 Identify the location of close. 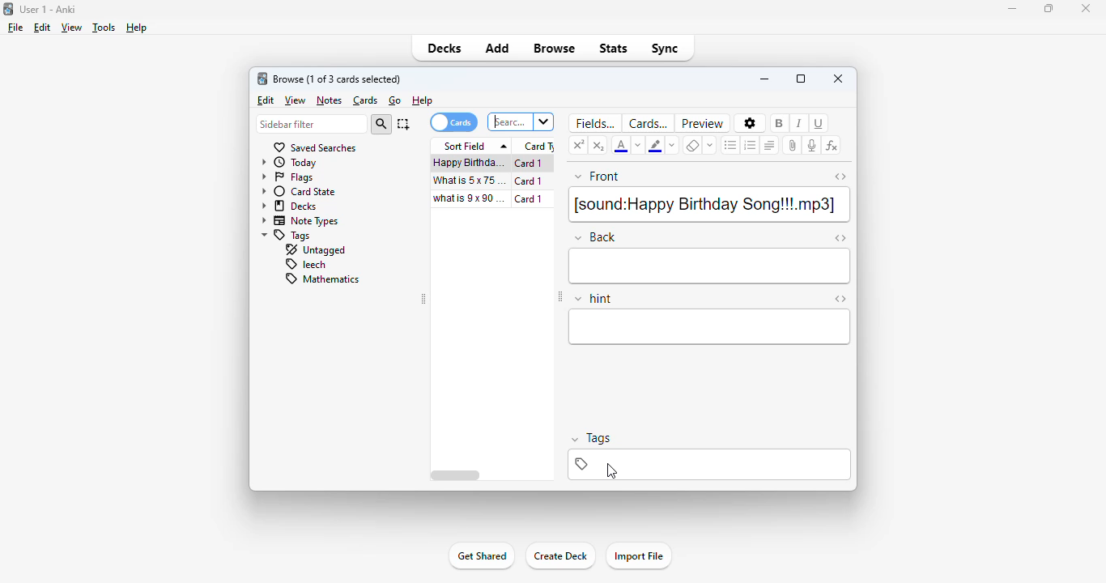
(838, 79).